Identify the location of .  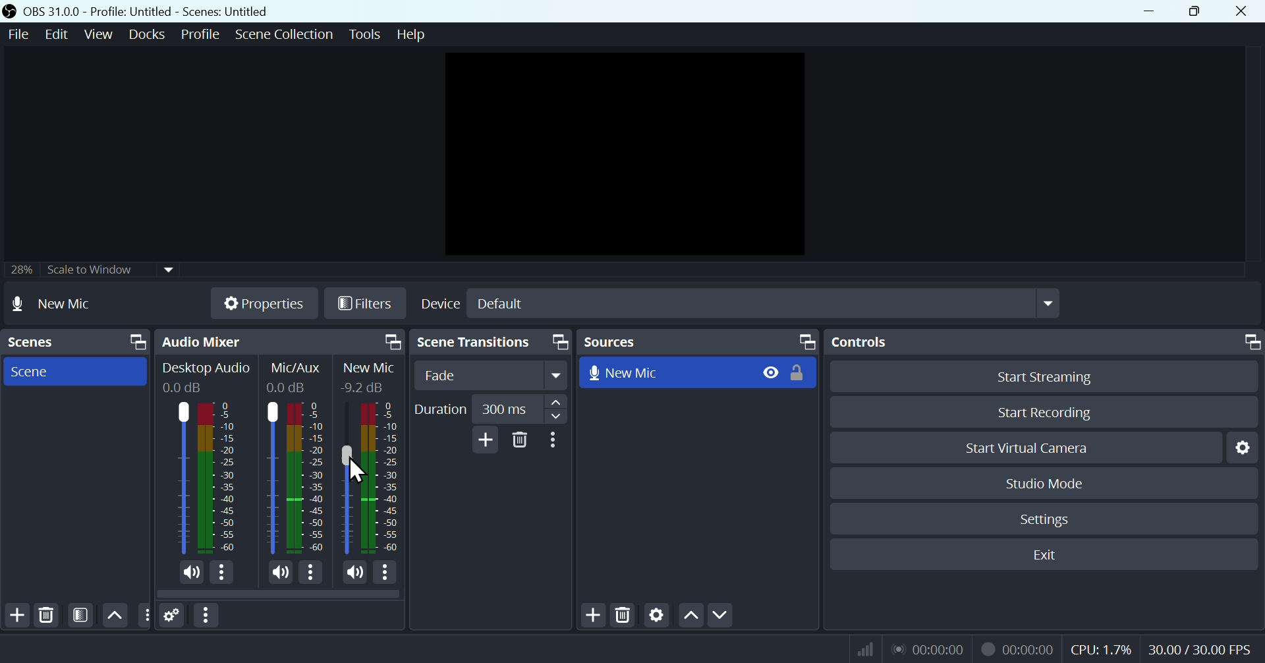
(1054, 376).